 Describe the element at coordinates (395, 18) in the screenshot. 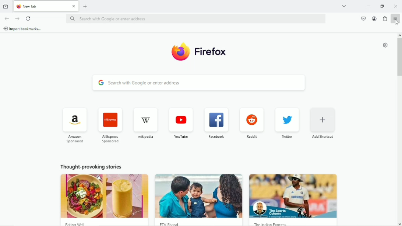

I see `open application menu` at that location.